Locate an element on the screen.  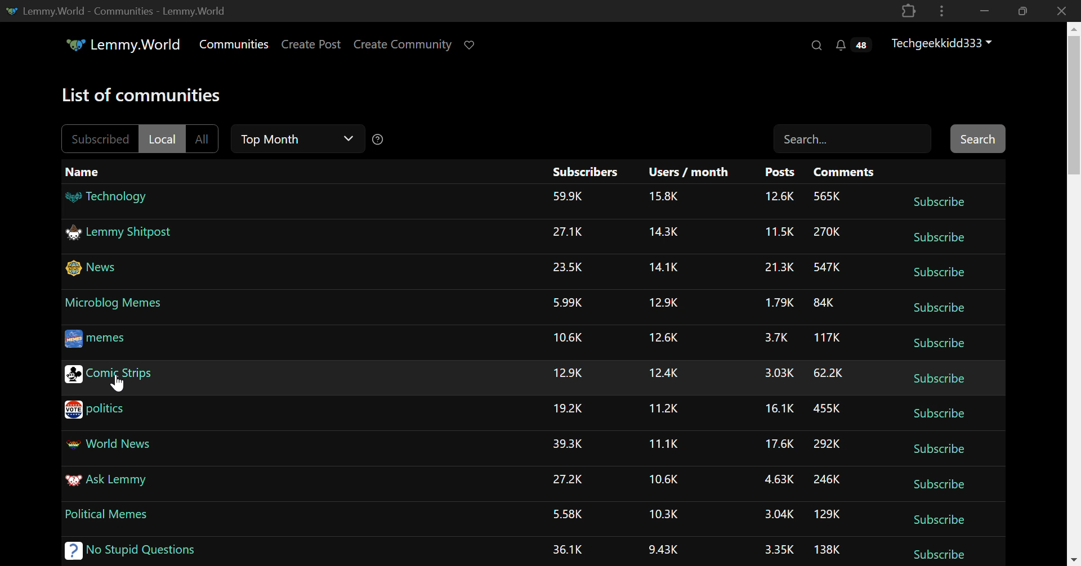
21.3K is located at coordinates (778, 265).